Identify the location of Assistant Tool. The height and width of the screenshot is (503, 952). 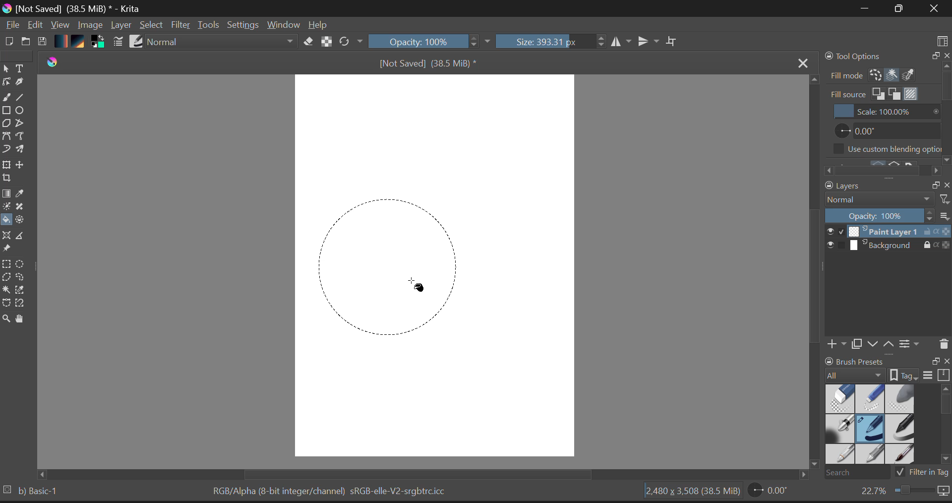
(8, 234).